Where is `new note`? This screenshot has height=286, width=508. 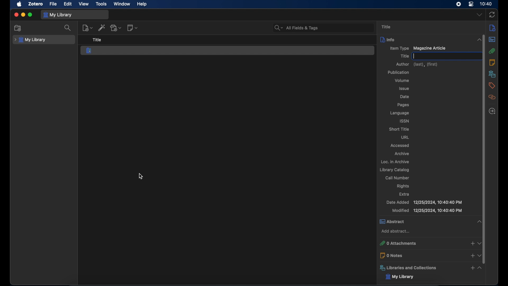
new note is located at coordinates (133, 28).